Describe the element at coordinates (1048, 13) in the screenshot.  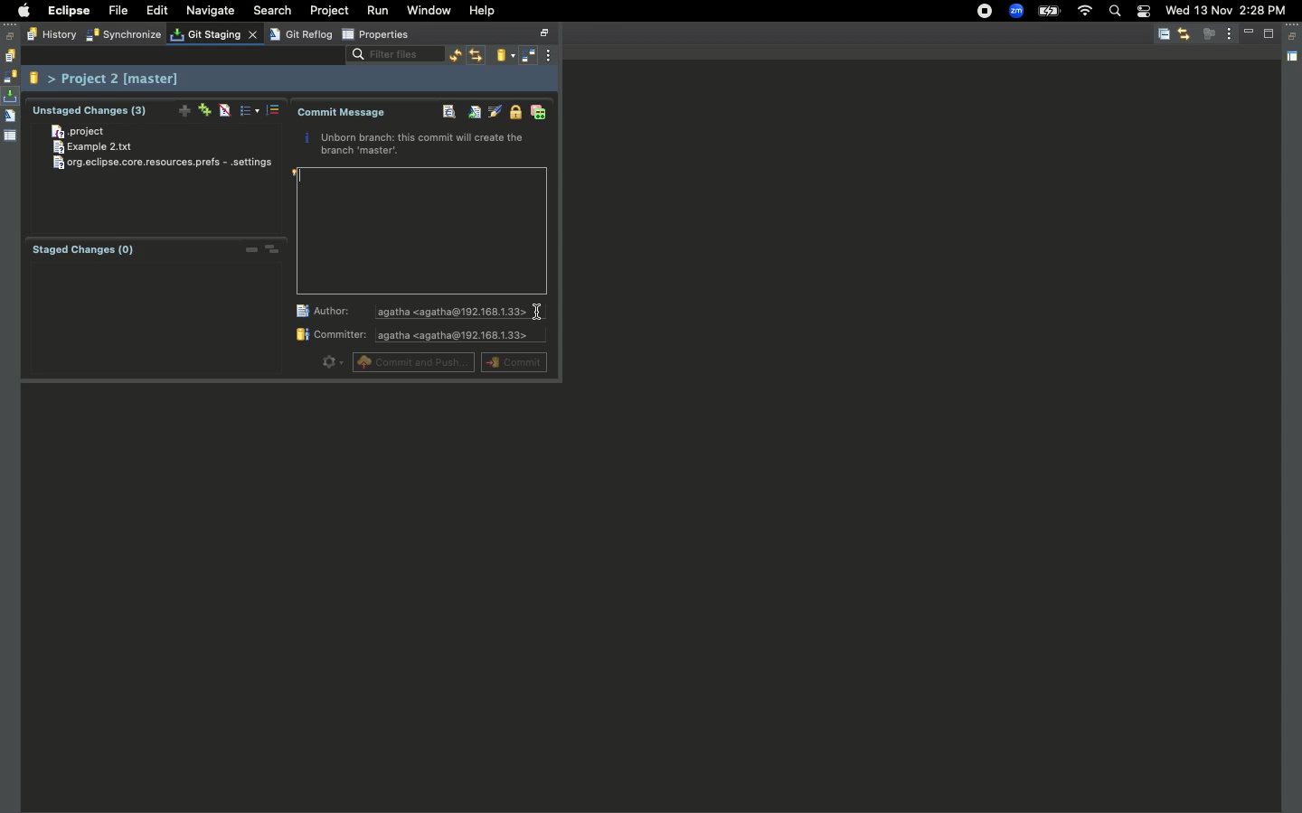
I see `Charge` at that location.